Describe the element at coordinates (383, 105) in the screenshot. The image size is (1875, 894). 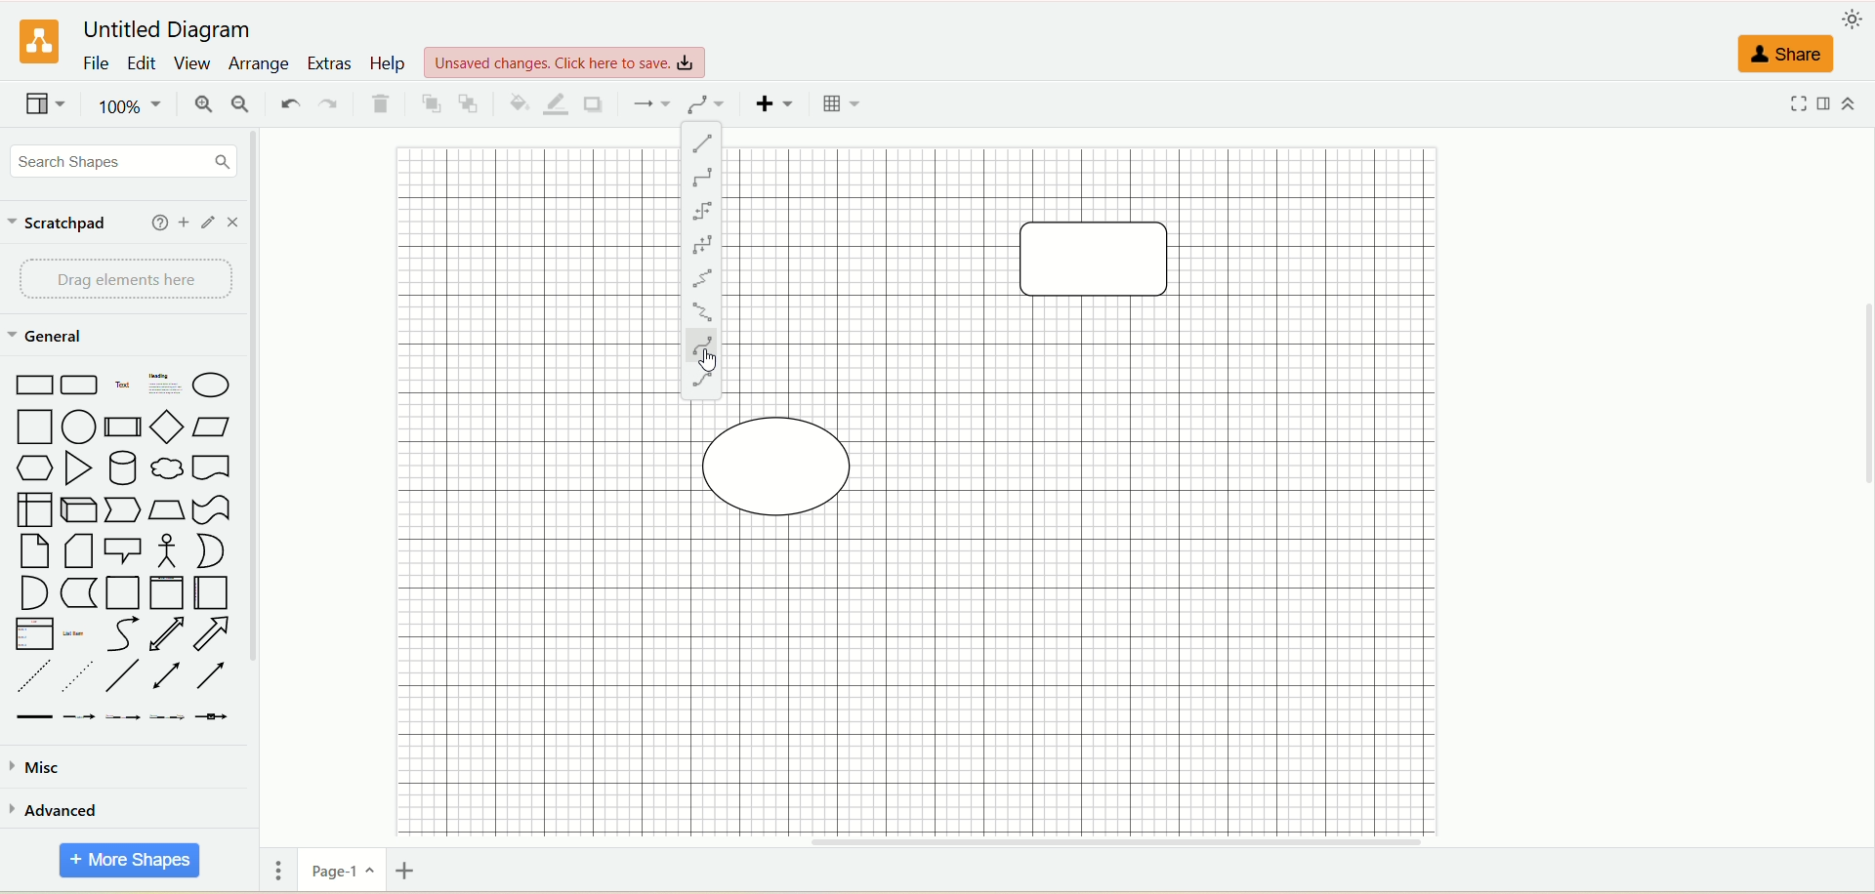
I see `delete` at that location.